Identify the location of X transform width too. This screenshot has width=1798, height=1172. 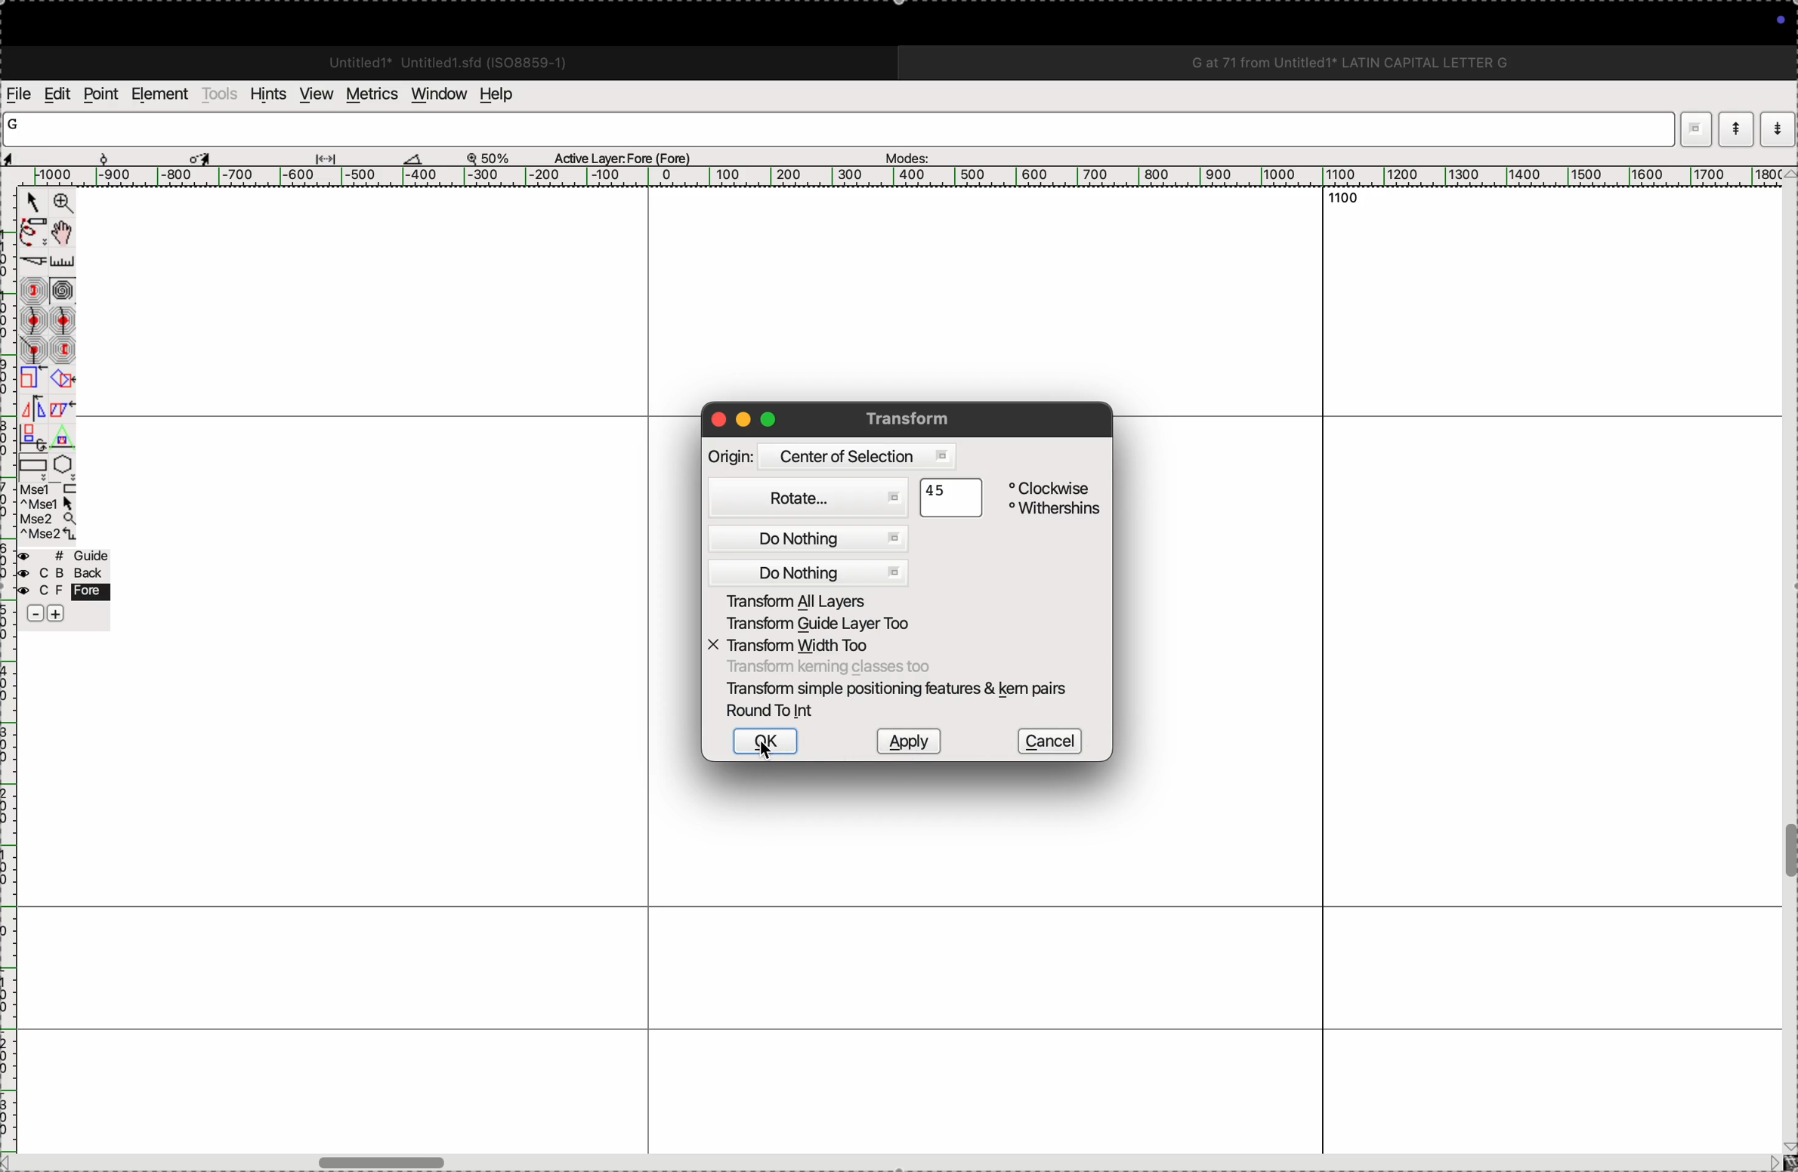
(825, 643).